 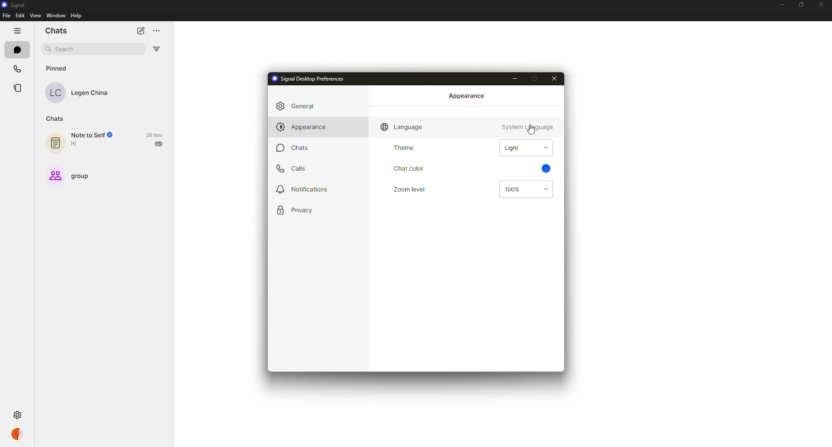 What do you see at coordinates (295, 168) in the screenshot?
I see `calls` at bounding box center [295, 168].